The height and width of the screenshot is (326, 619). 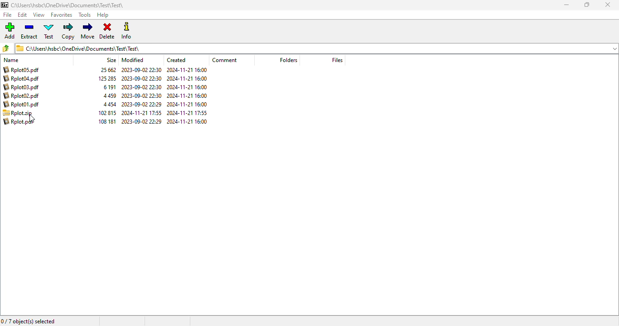 I want to click on 2023-09-02 22:30, so click(x=141, y=70).